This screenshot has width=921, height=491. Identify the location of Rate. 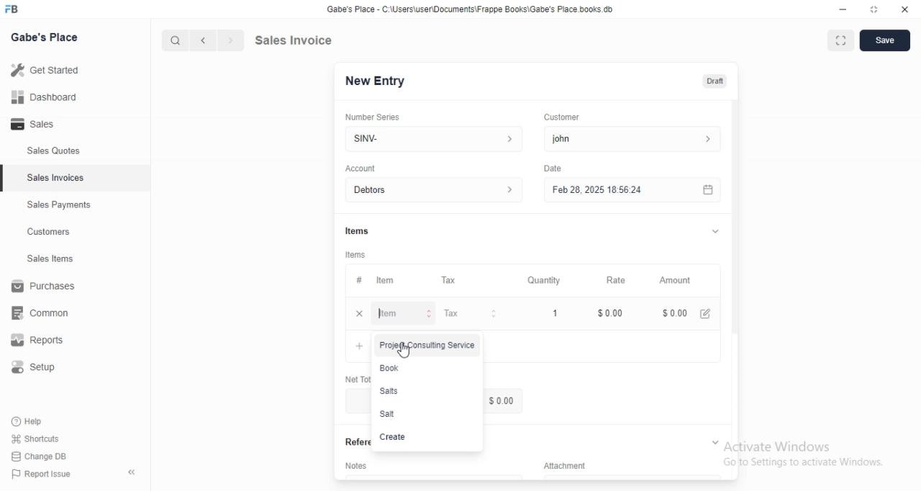
(614, 280).